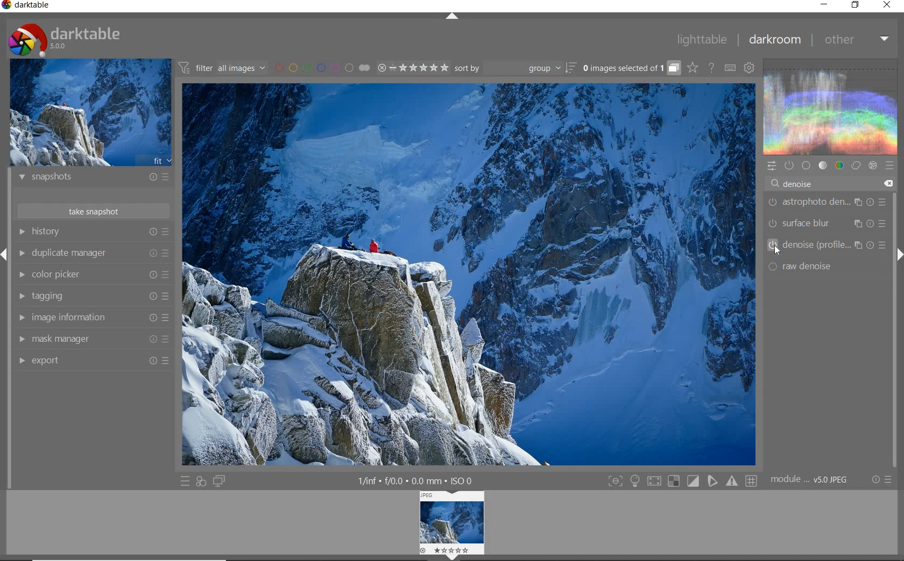 The height and width of the screenshot is (561, 904). Describe the element at coordinates (822, 165) in the screenshot. I see `tone` at that location.